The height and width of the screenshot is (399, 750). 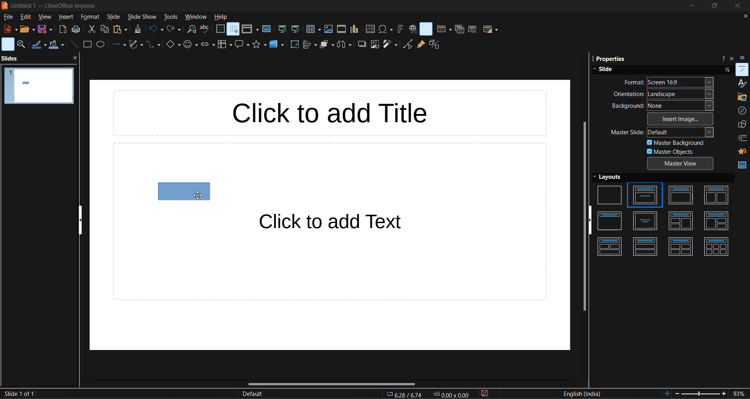 What do you see at coordinates (45, 18) in the screenshot?
I see `view` at bounding box center [45, 18].